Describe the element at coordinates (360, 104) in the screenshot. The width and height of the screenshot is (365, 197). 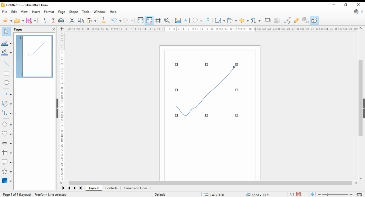
I see `scroll bar` at that location.